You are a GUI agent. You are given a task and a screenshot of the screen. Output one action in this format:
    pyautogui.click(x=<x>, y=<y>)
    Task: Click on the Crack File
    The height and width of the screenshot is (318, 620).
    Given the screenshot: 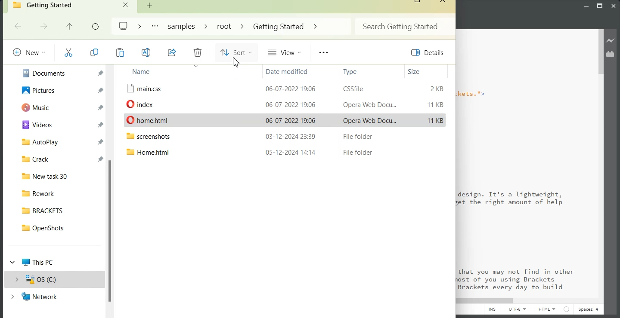 What is the action you would take?
    pyautogui.click(x=59, y=159)
    